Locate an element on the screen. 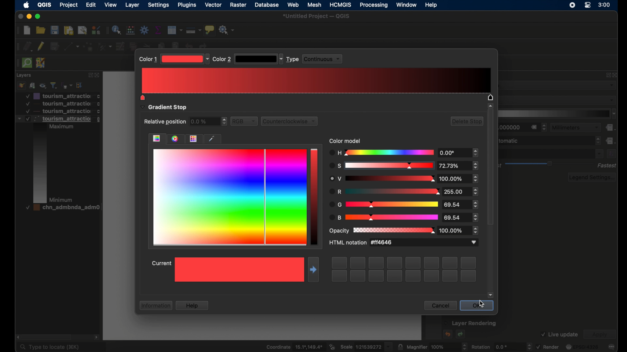 The image size is (627, 352). layer 2 is located at coordinates (61, 104).